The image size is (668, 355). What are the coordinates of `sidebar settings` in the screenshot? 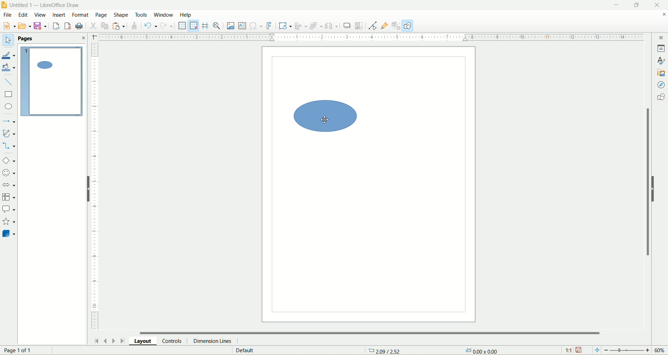 It's located at (661, 38).